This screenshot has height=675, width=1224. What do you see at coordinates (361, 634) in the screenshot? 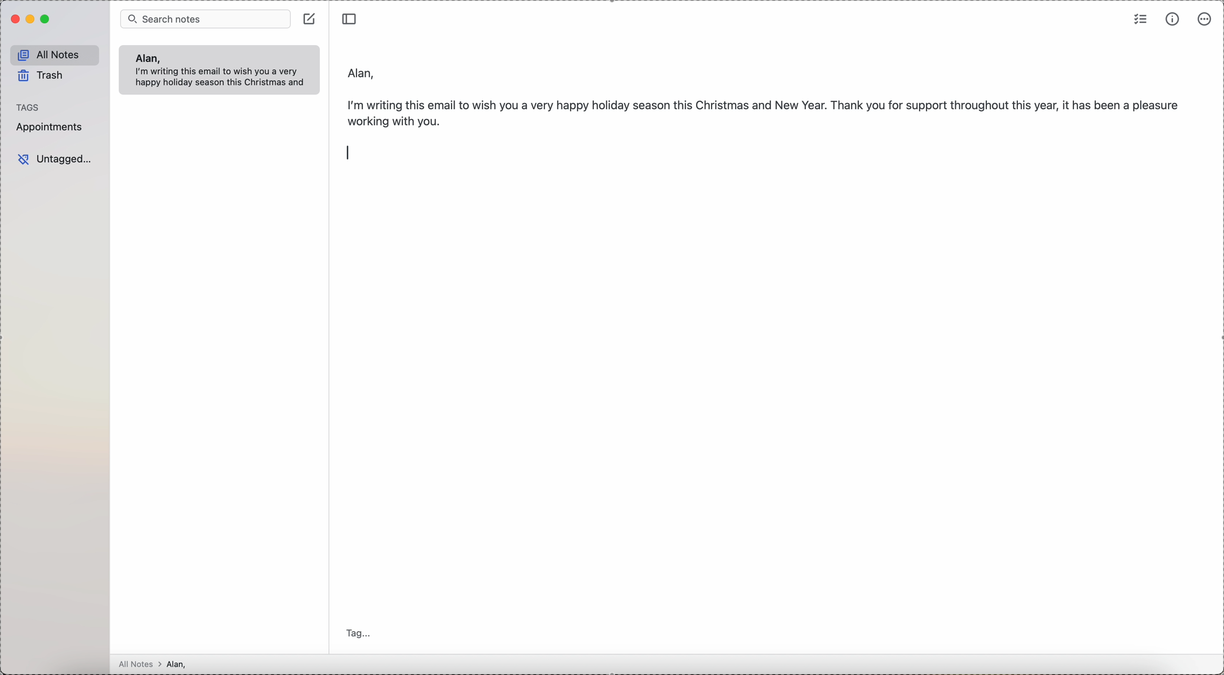
I see `tag` at bounding box center [361, 634].